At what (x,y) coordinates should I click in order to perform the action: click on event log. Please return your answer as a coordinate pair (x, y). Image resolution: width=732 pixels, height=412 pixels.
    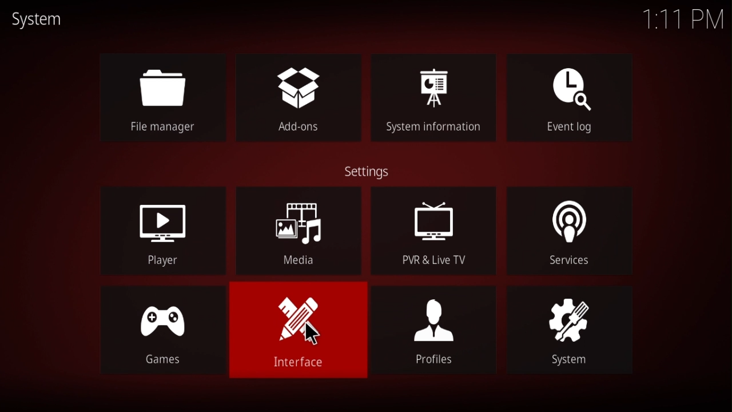
    Looking at the image, I should click on (564, 98).